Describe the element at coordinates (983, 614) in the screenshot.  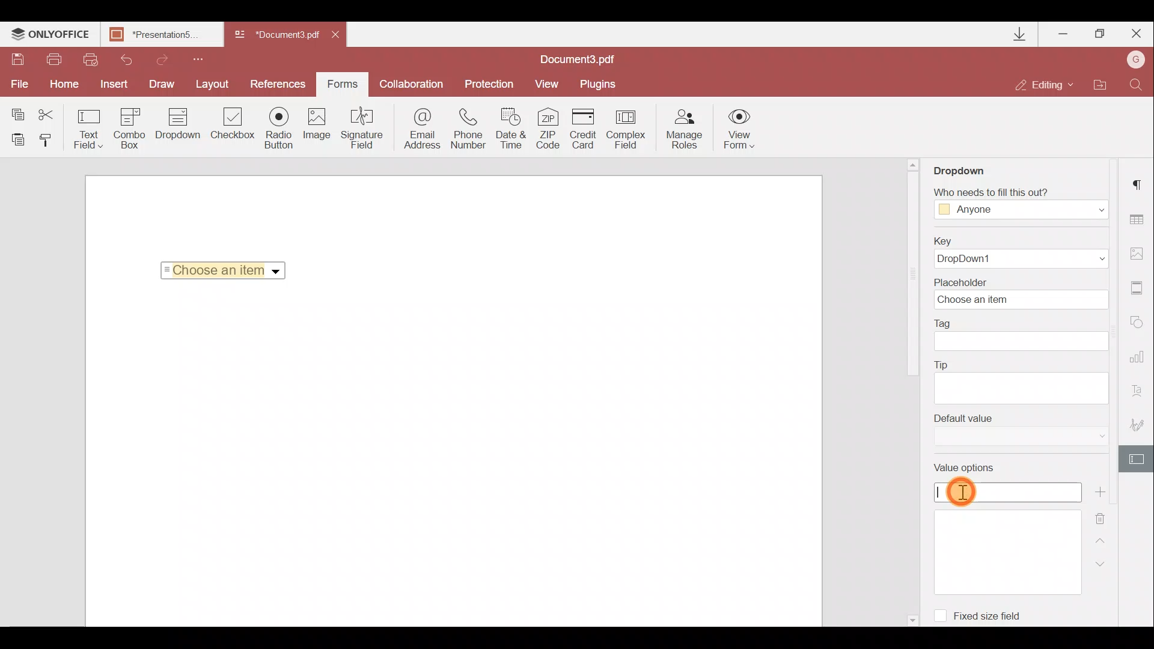
I see `Fixed size field` at that location.